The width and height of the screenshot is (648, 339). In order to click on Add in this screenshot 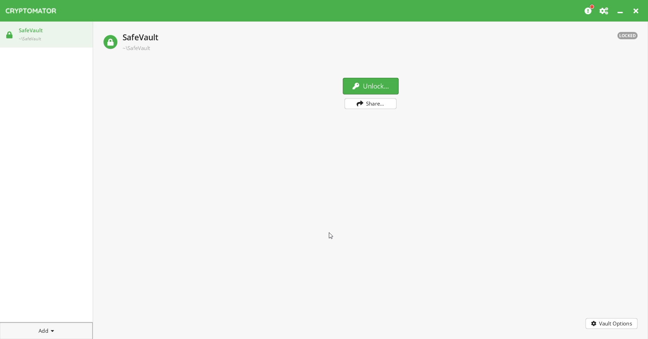, I will do `click(47, 329)`.